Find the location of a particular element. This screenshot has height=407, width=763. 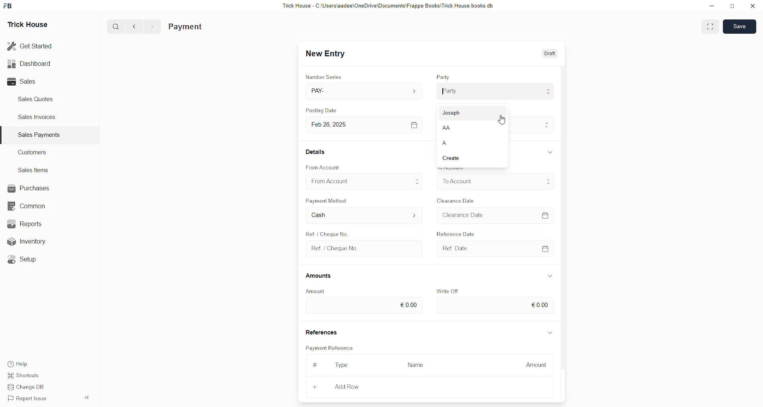

Ref. / Cheque No. is located at coordinates (326, 233).